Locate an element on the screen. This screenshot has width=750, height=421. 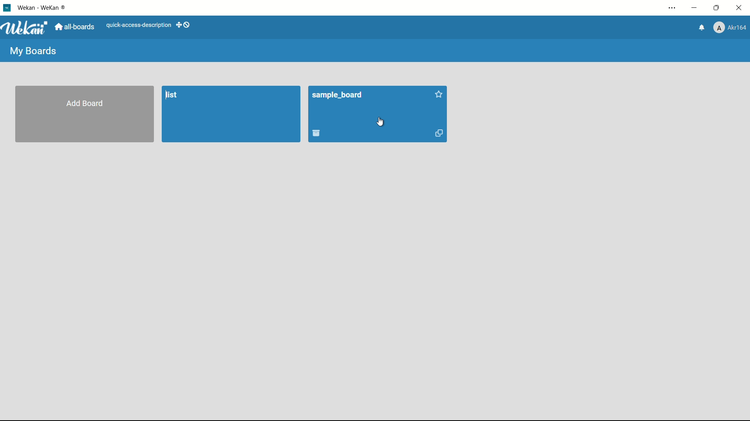
settings and more is located at coordinates (671, 7).